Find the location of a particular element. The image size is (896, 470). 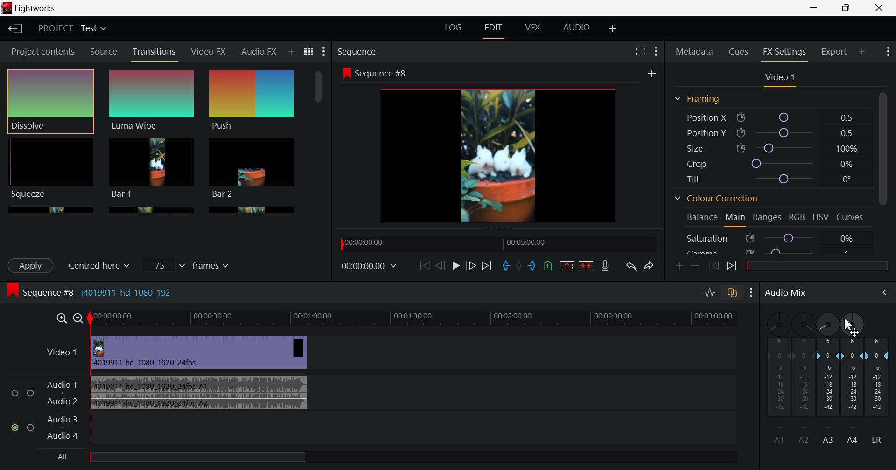

Video Input is located at coordinates (193, 352).